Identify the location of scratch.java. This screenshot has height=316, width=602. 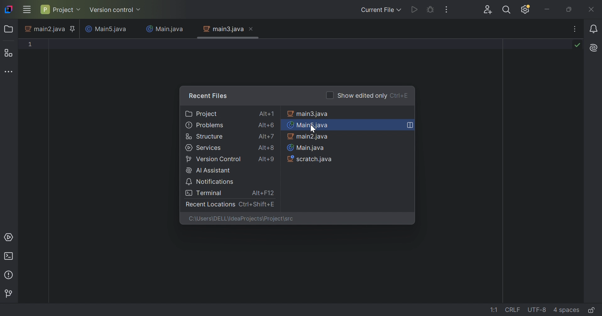
(310, 159).